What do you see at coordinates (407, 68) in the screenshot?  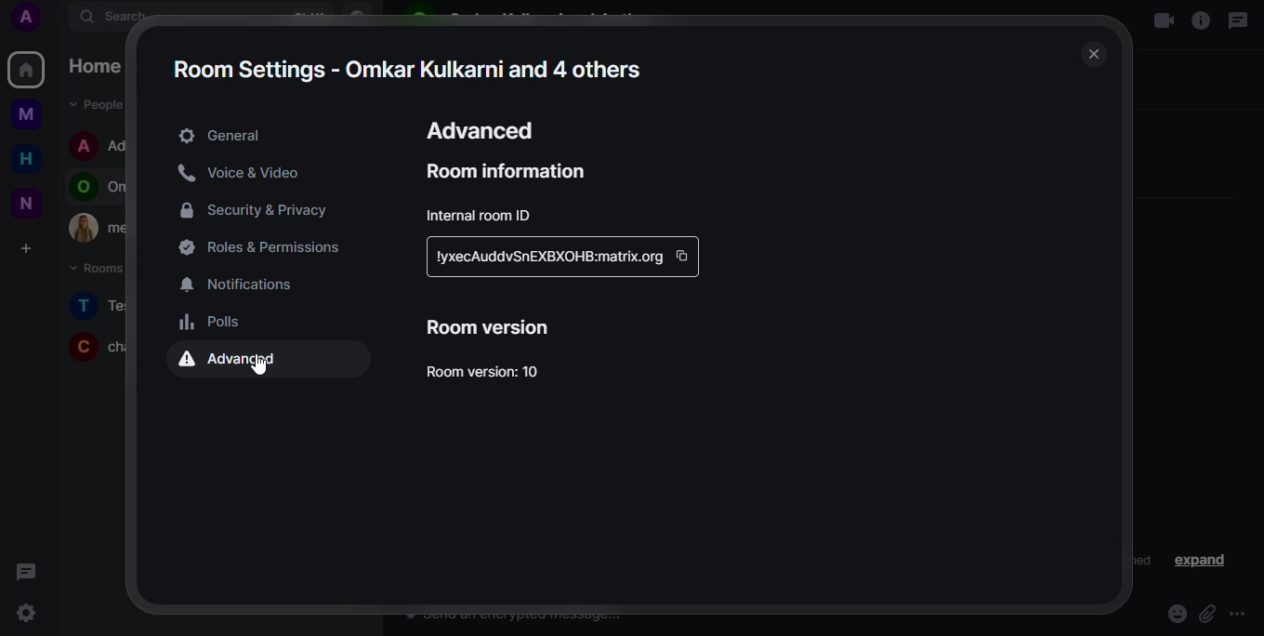 I see `room settings` at bounding box center [407, 68].